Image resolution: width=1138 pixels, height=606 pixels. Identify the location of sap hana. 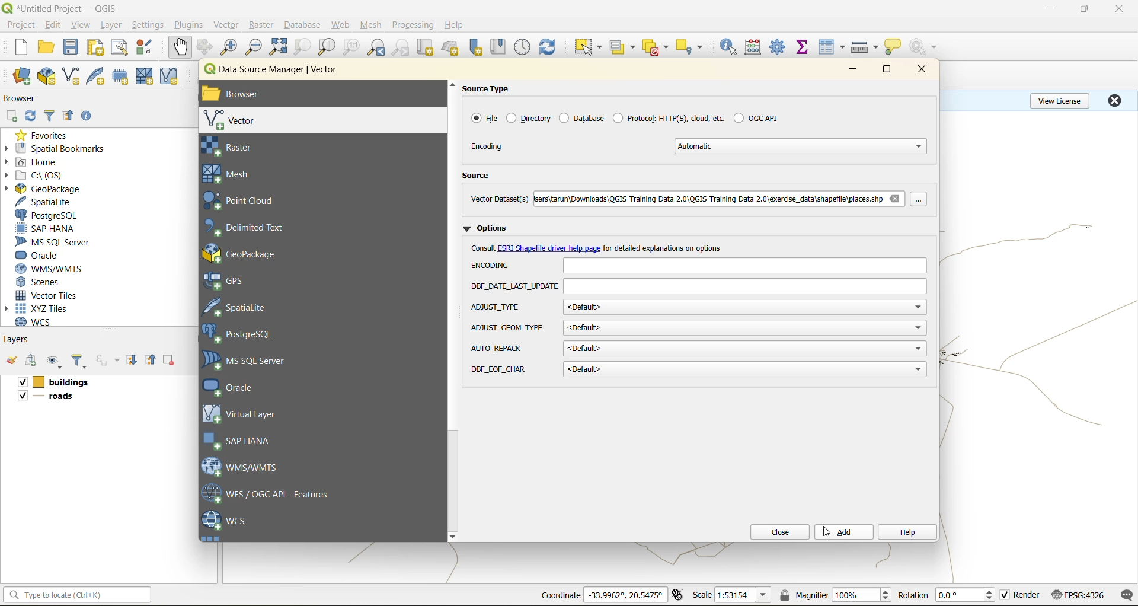
(239, 441).